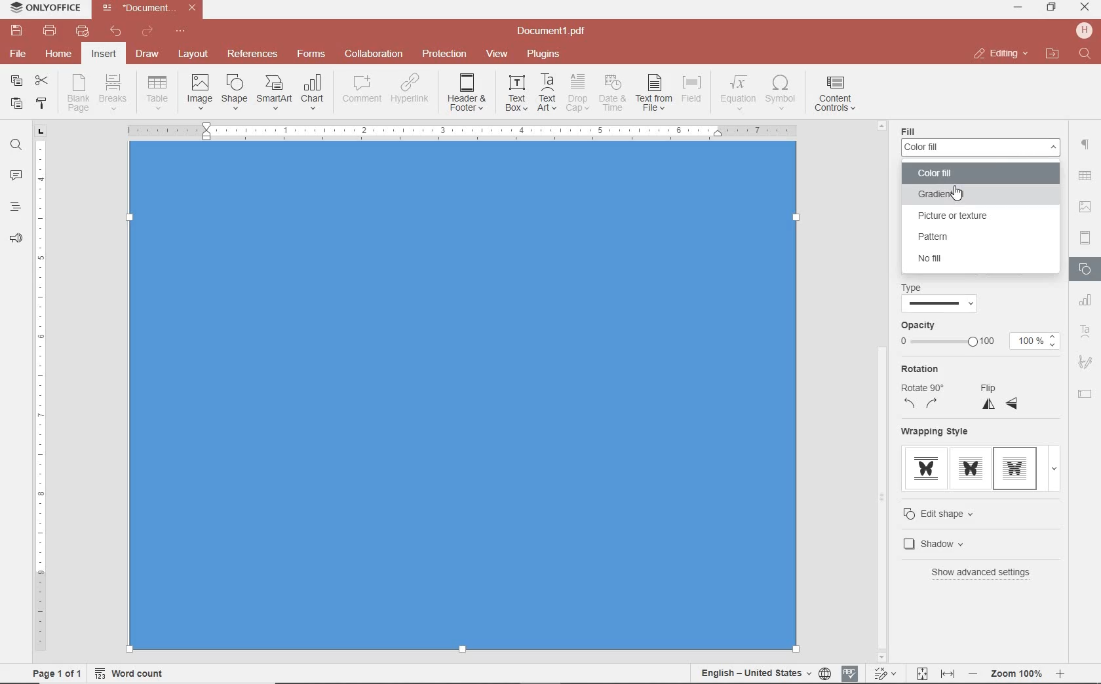 Image resolution: width=1101 pixels, height=684 pixels. What do you see at coordinates (16, 239) in the screenshot?
I see `feedback & support` at bounding box center [16, 239].